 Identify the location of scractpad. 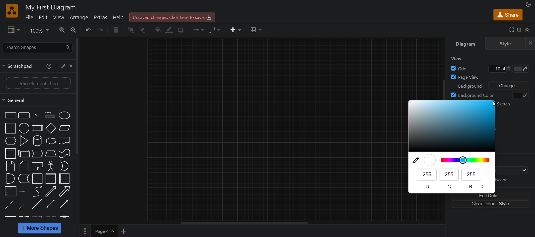
(20, 67).